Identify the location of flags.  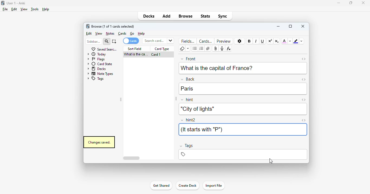
(96, 59).